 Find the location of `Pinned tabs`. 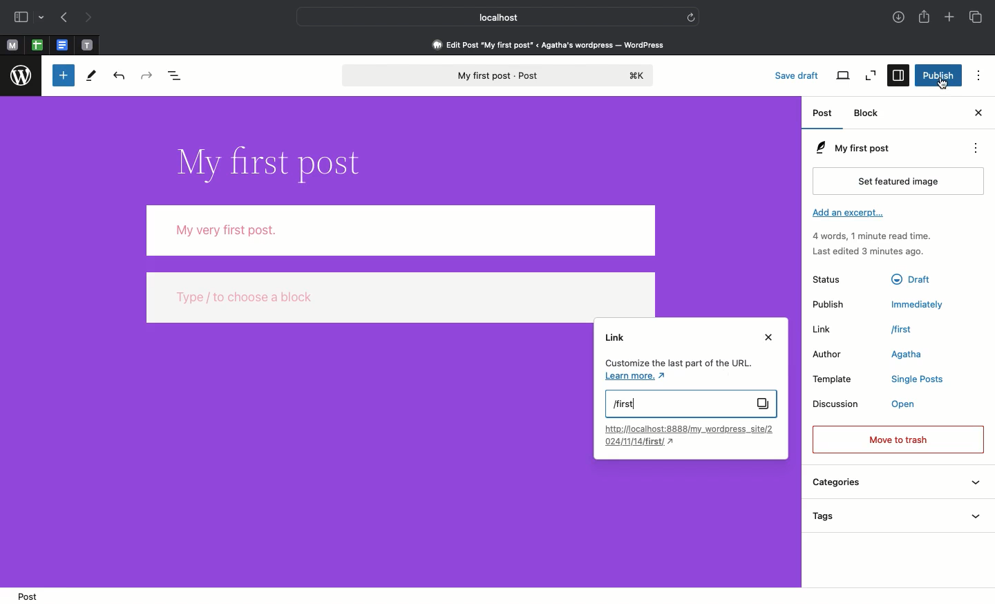

Pinned tabs is located at coordinates (13, 45).